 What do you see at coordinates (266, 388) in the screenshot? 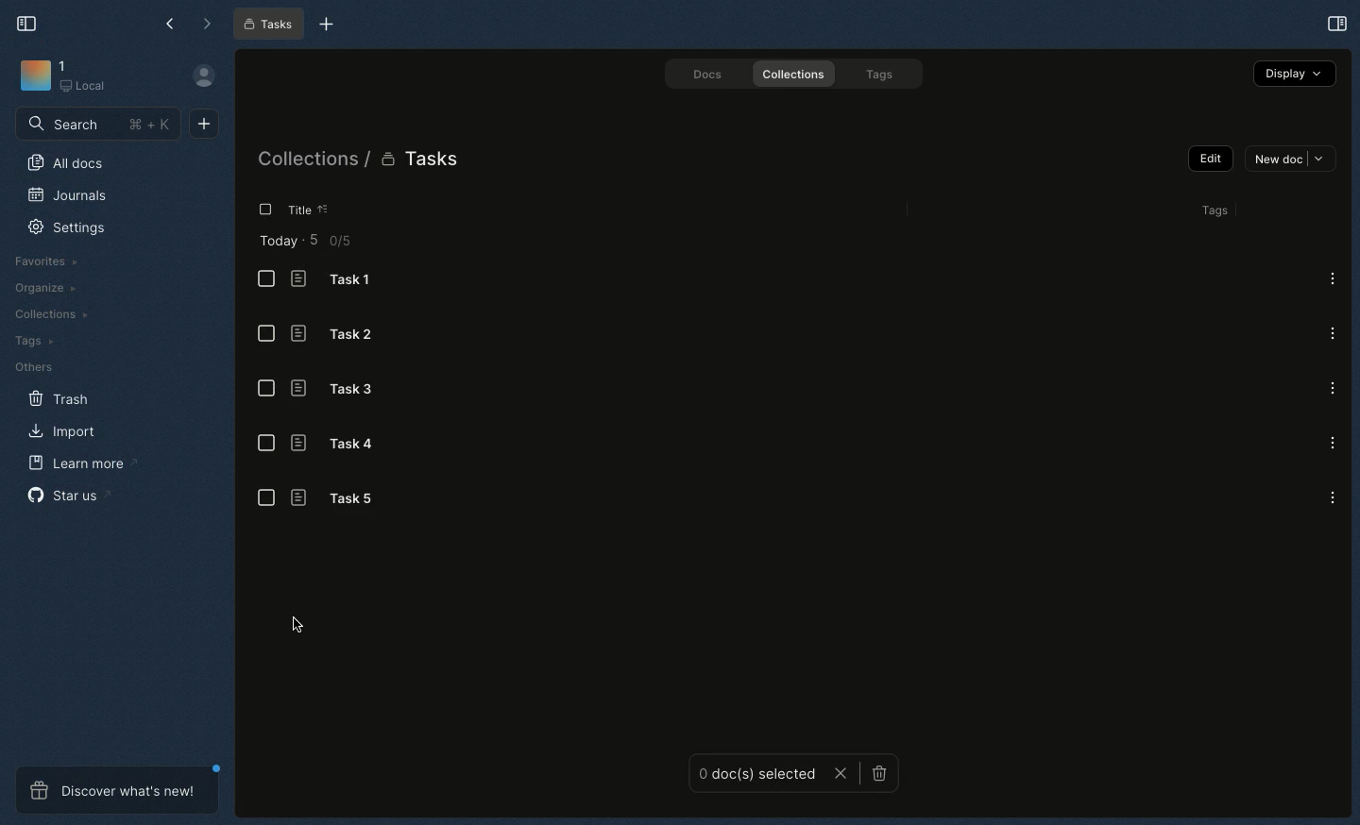
I see `List view` at bounding box center [266, 388].